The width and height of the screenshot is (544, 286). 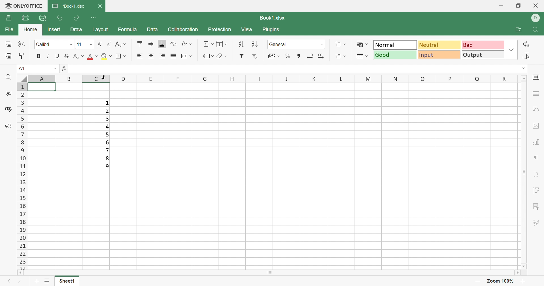 What do you see at coordinates (109, 44) in the screenshot?
I see `Increment font size` at bounding box center [109, 44].